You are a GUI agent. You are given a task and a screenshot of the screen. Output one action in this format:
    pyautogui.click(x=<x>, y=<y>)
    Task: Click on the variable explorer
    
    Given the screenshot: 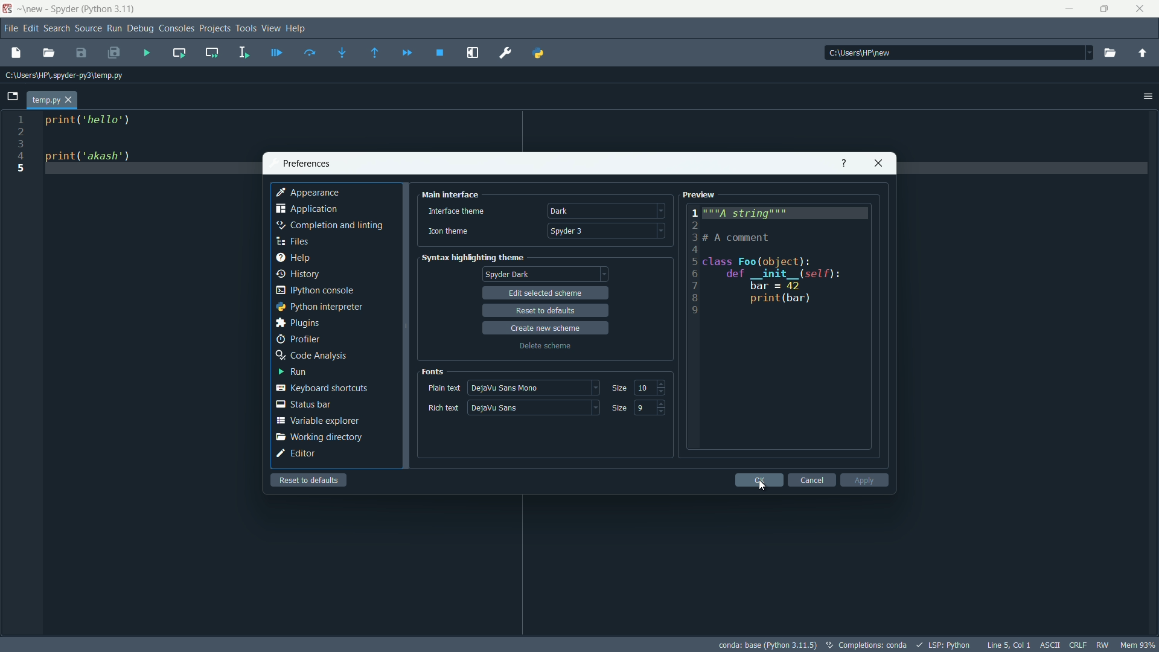 What is the action you would take?
    pyautogui.click(x=319, y=421)
    